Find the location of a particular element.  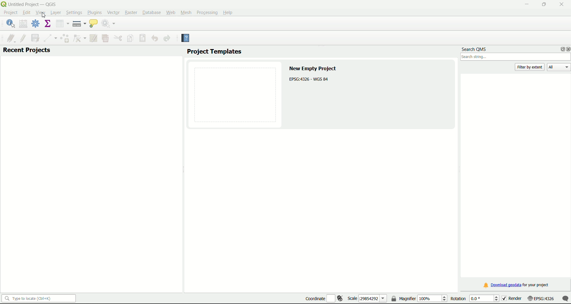

title and logo is located at coordinates (30, 4).